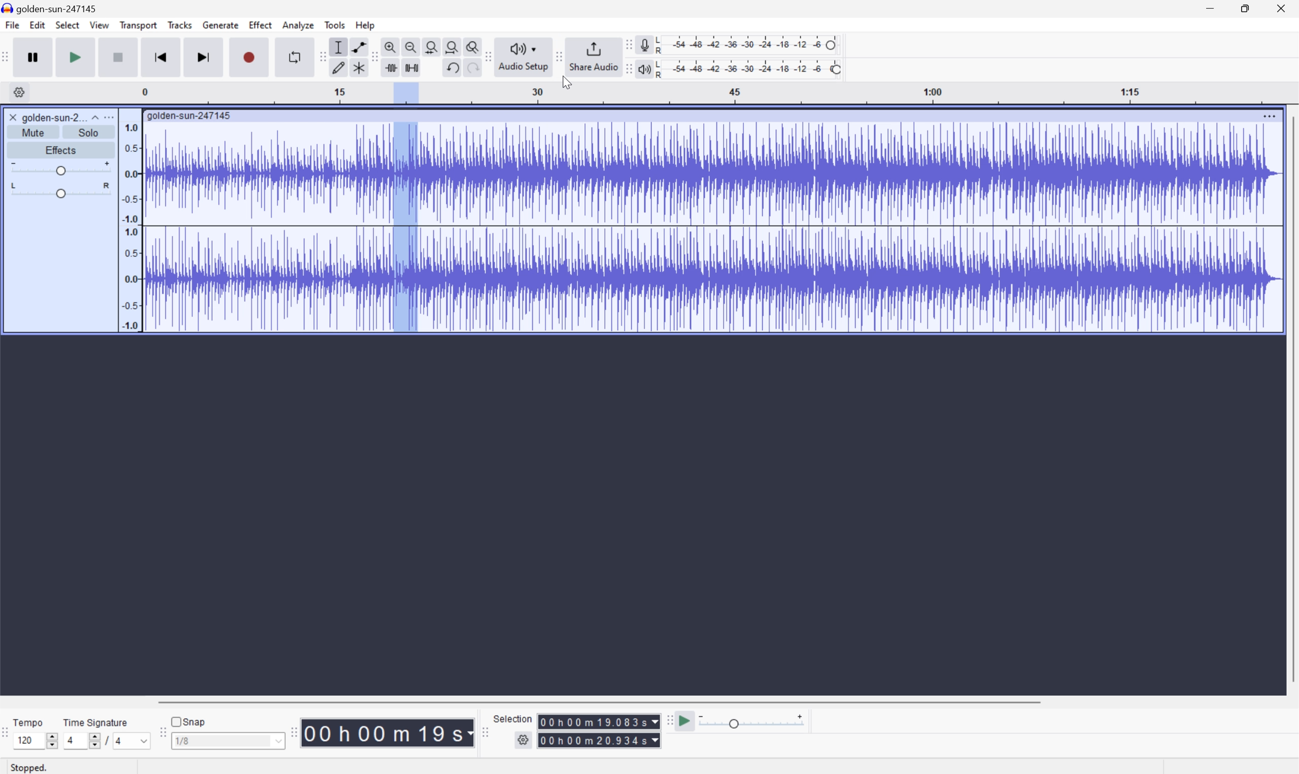  Describe the element at coordinates (668, 720) in the screenshot. I see `Audacity play at speed toolbar` at that location.